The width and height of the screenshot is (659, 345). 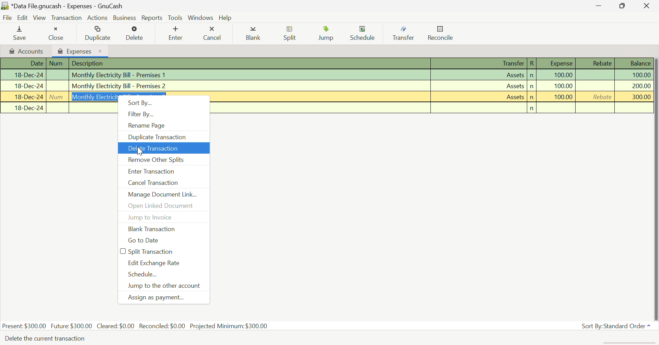 What do you see at coordinates (328, 35) in the screenshot?
I see `Jump` at bounding box center [328, 35].